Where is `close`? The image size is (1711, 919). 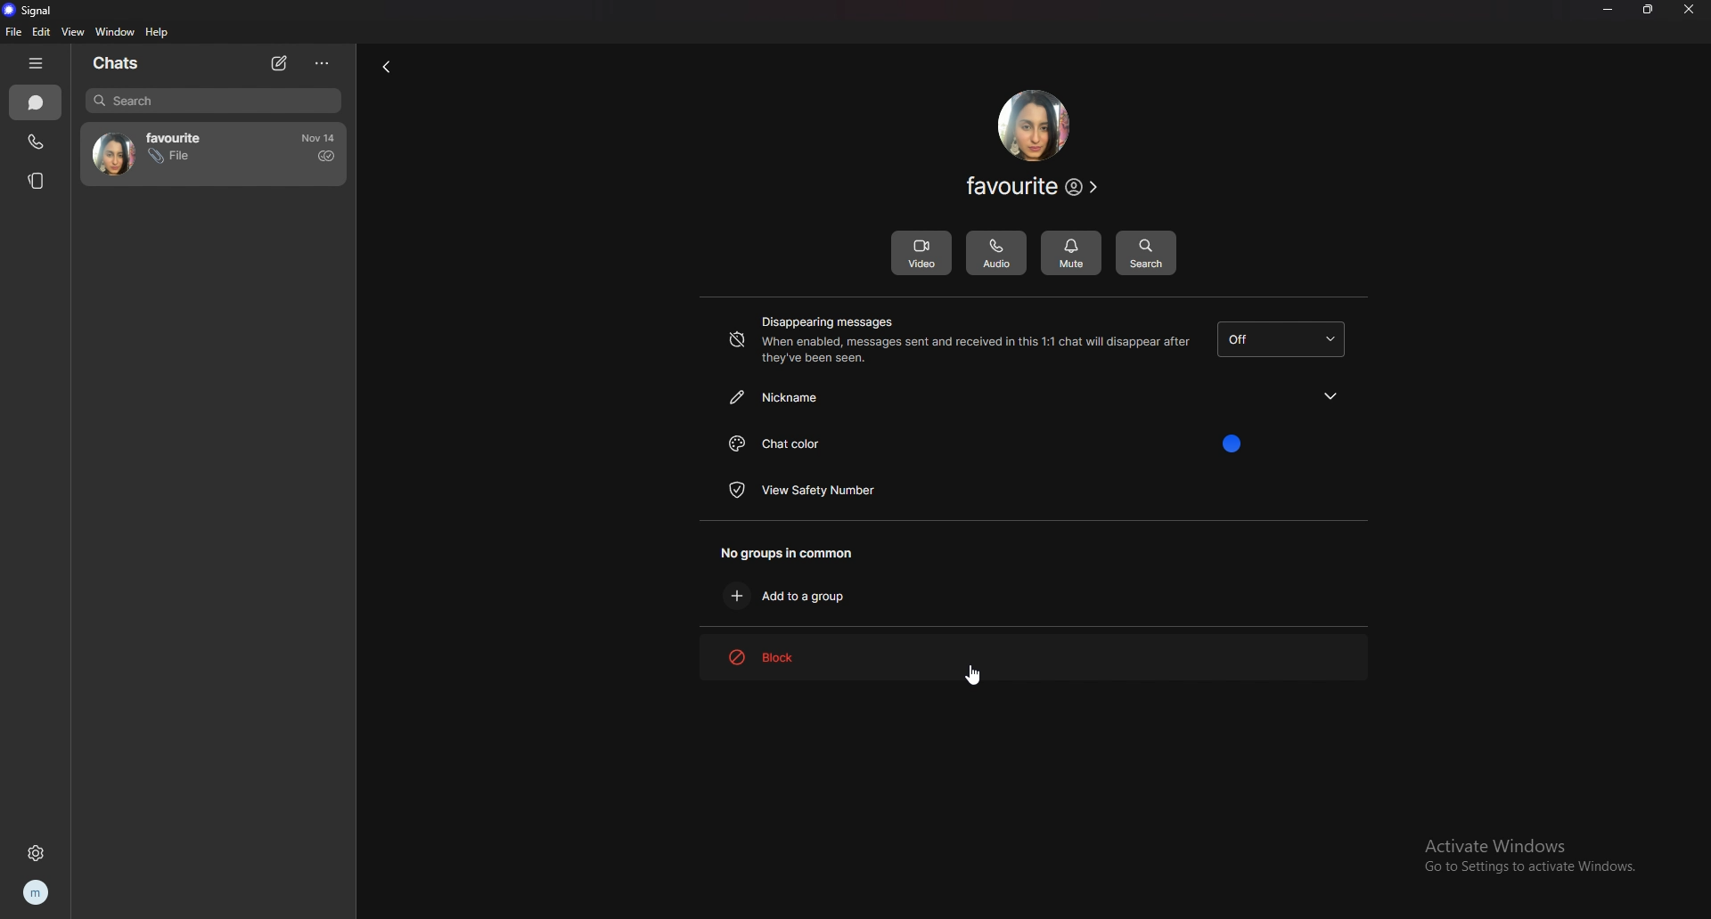 close is located at coordinates (1692, 10).